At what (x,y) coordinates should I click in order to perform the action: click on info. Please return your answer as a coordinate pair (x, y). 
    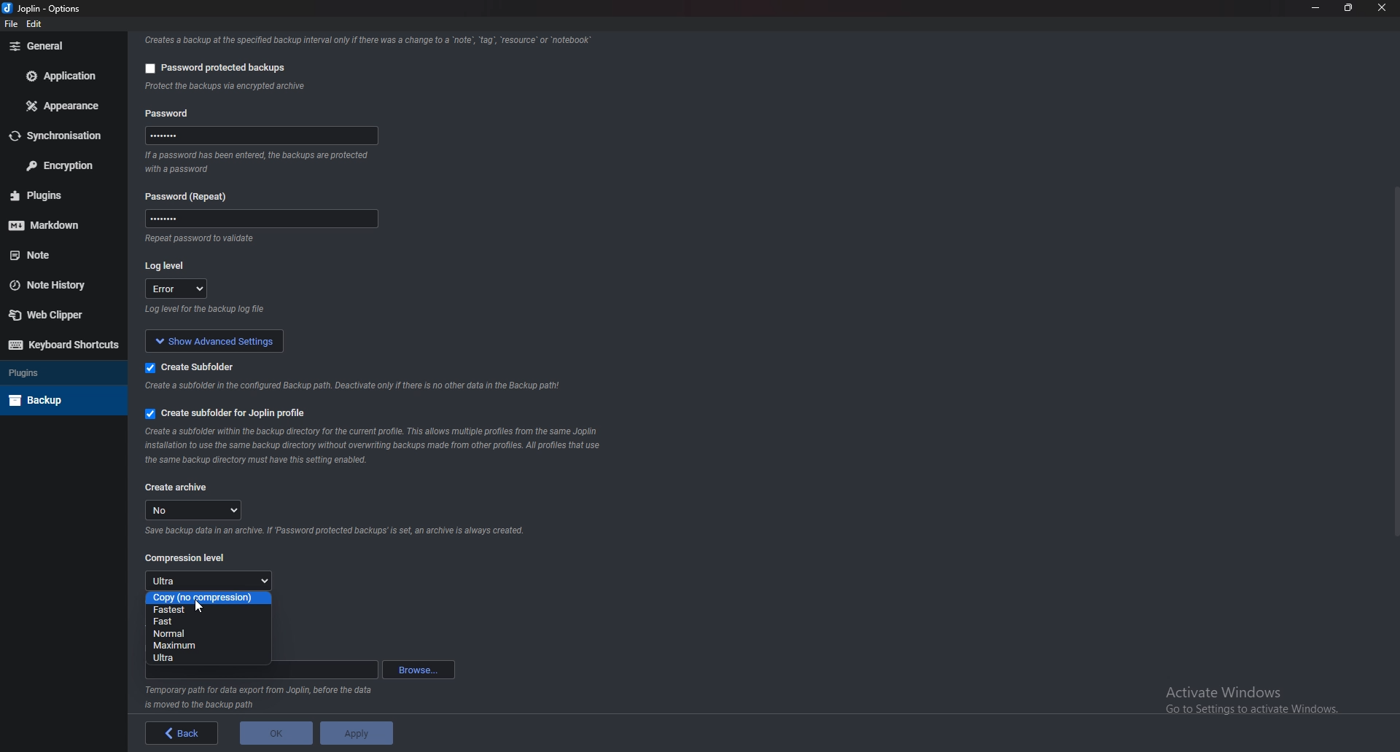
    Looking at the image, I should click on (356, 387).